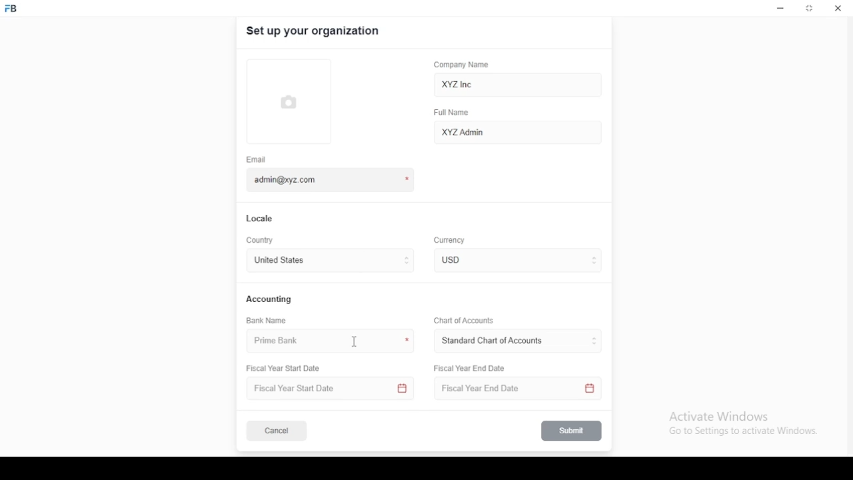 Image resolution: width=853 pixels, height=480 pixels. What do you see at coordinates (455, 113) in the screenshot?
I see `full name` at bounding box center [455, 113].